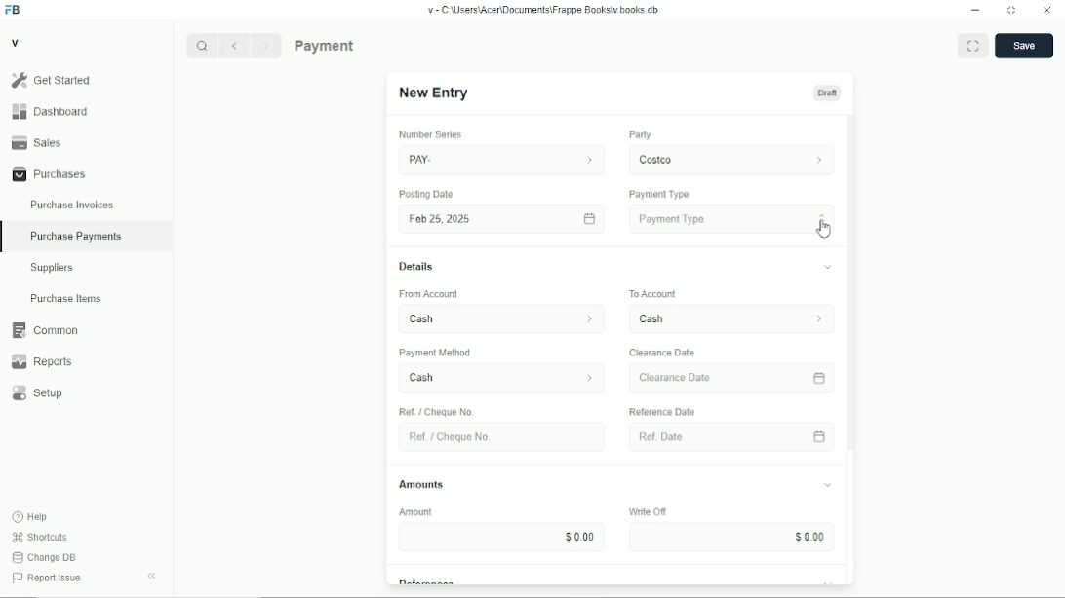  What do you see at coordinates (422, 480) in the screenshot?
I see `Amounts` at bounding box center [422, 480].